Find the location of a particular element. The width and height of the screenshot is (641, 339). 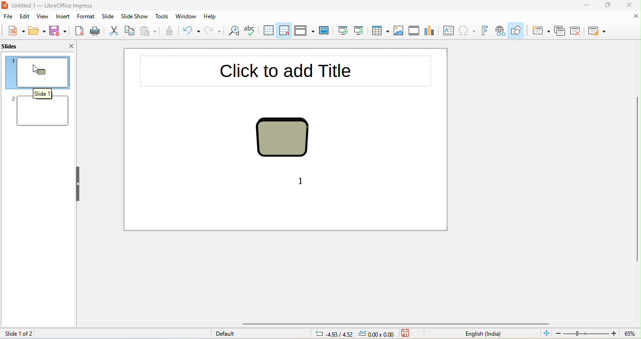

snap to grid is located at coordinates (285, 31).